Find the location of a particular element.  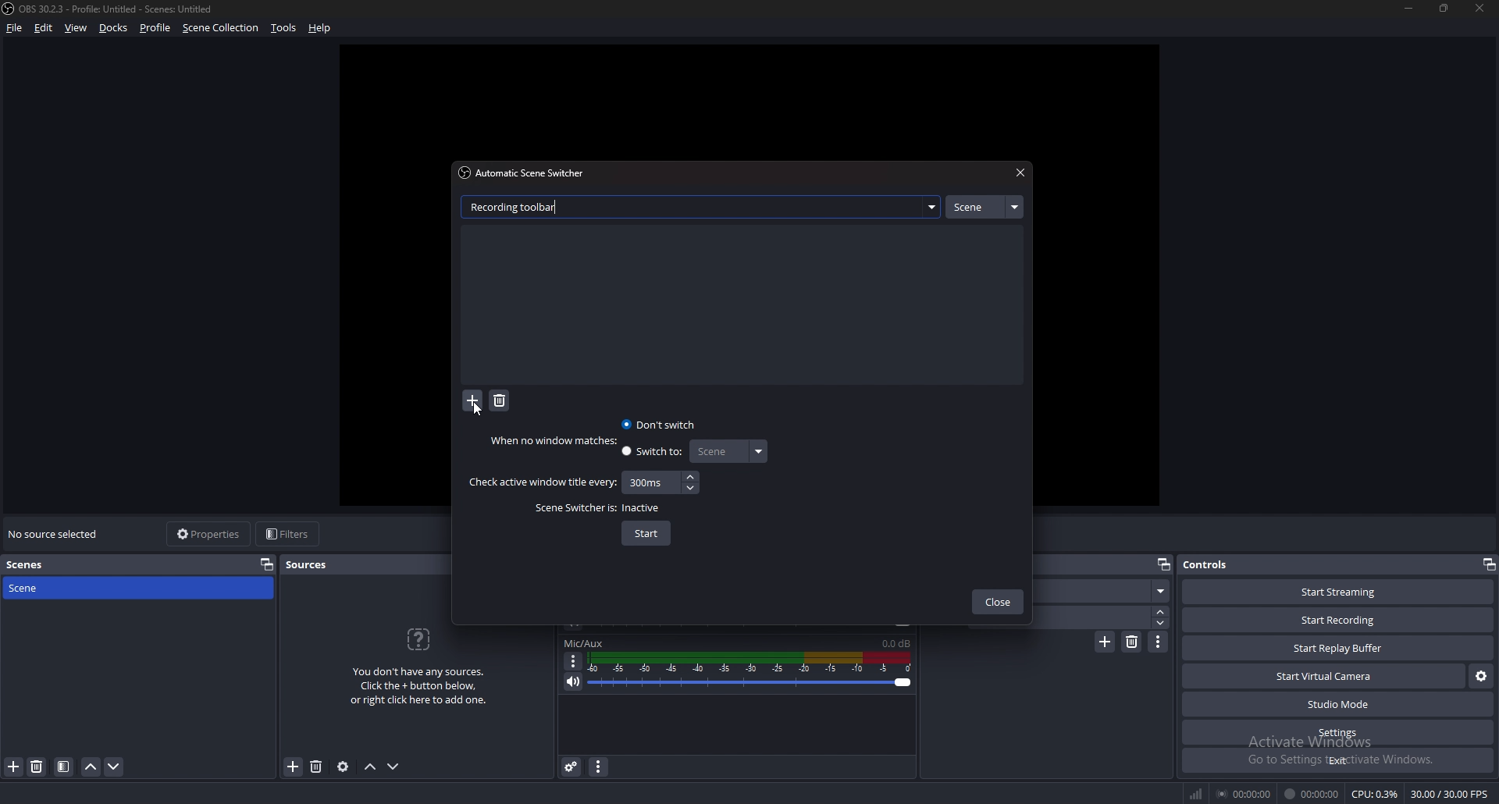

tools is located at coordinates (284, 27).